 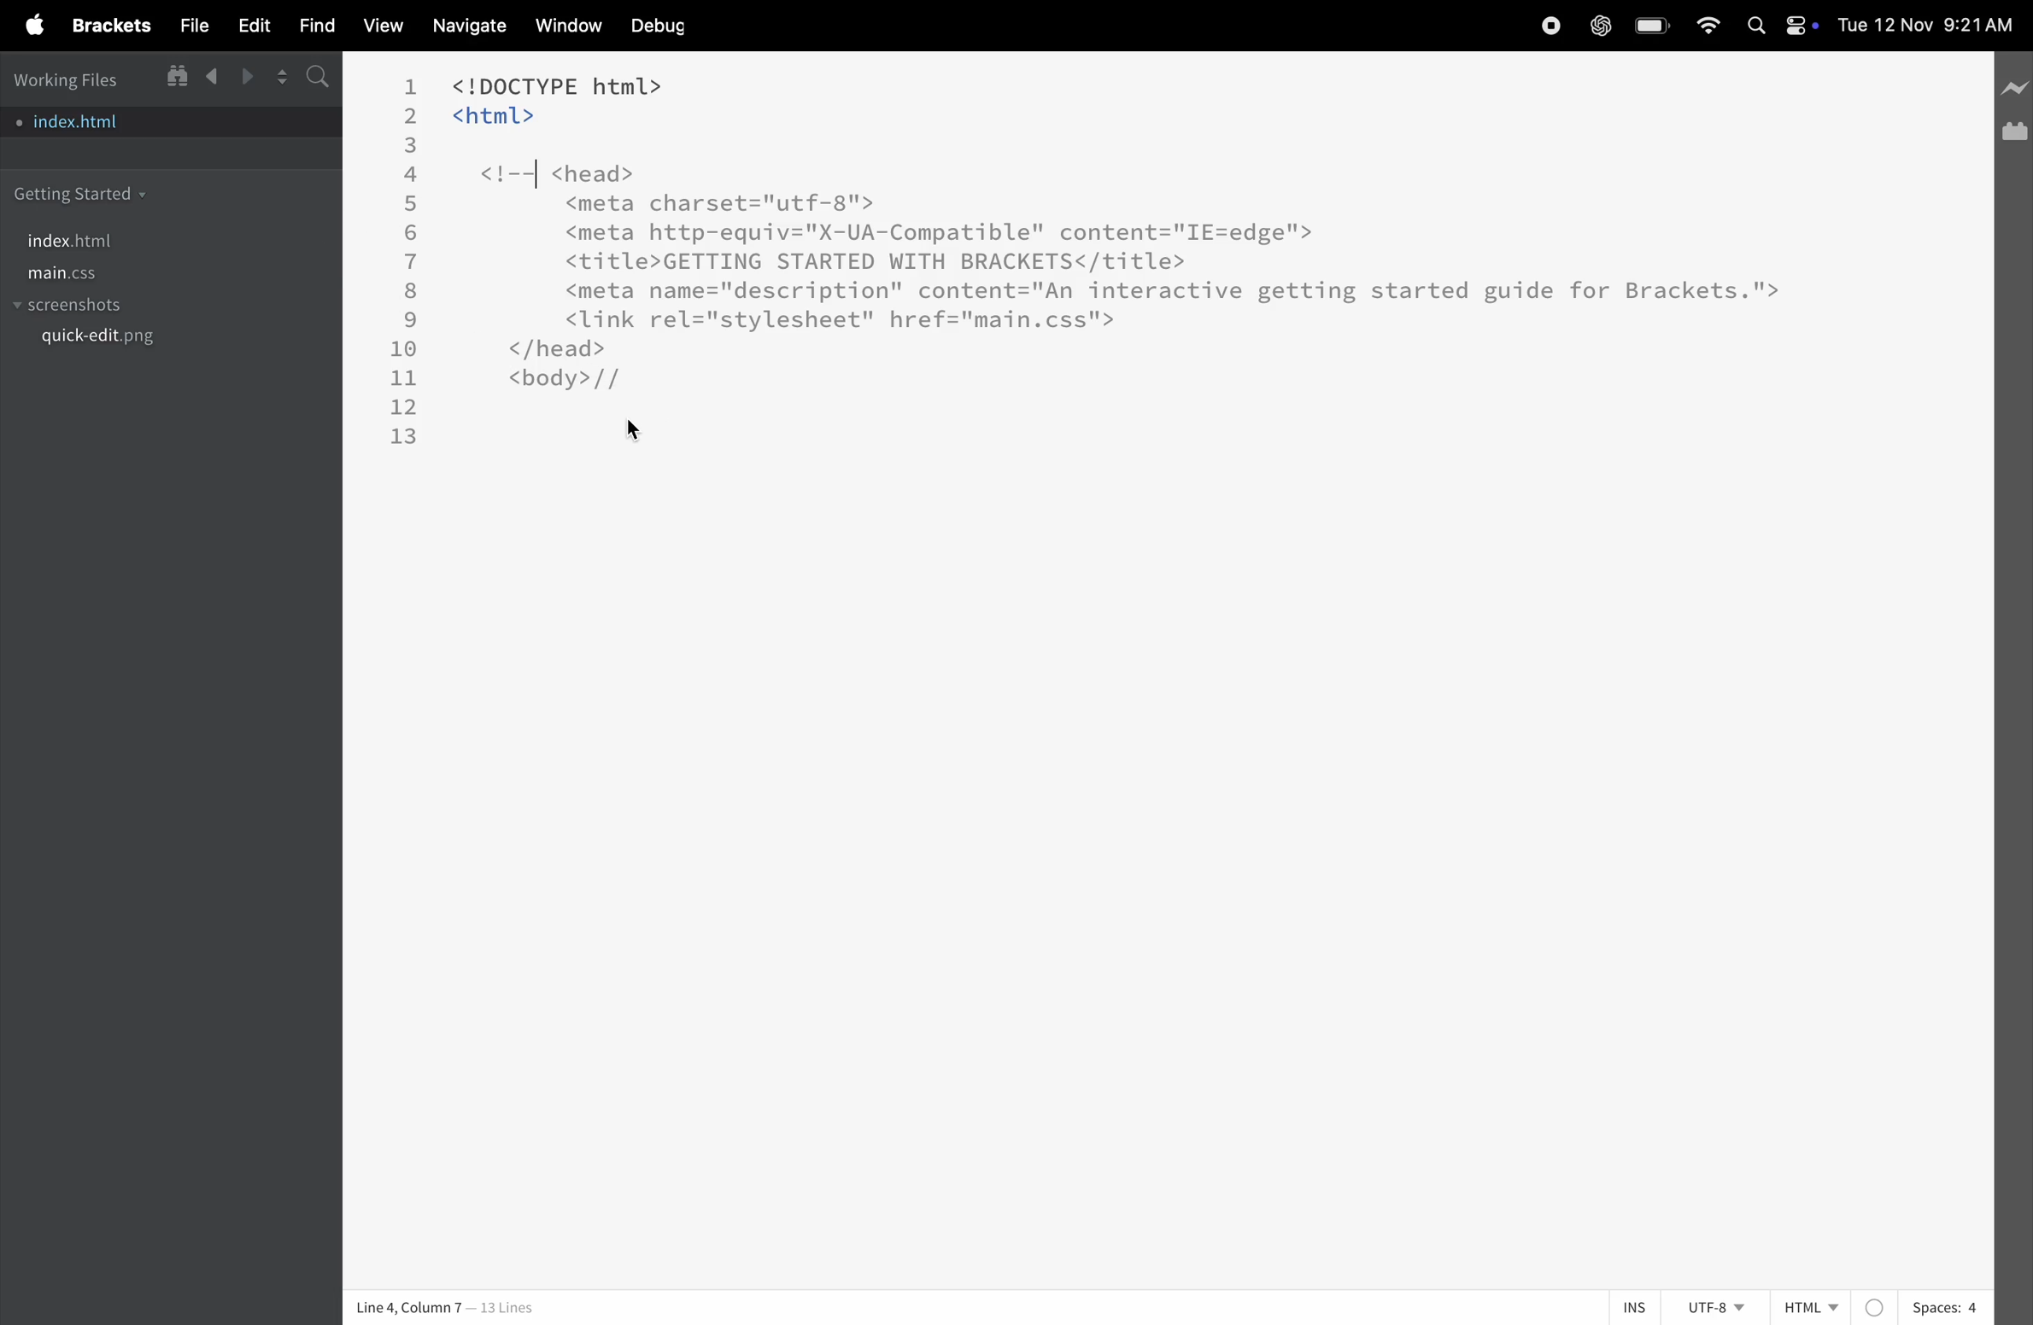 I want to click on apple menu, so click(x=30, y=26).